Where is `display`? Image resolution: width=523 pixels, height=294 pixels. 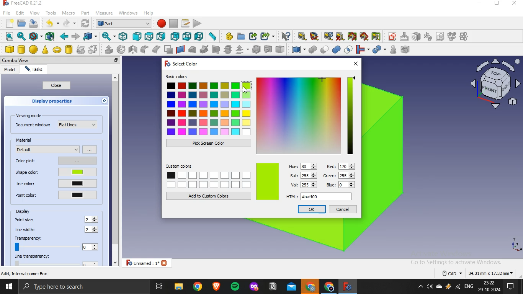 display is located at coordinates (24, 211).